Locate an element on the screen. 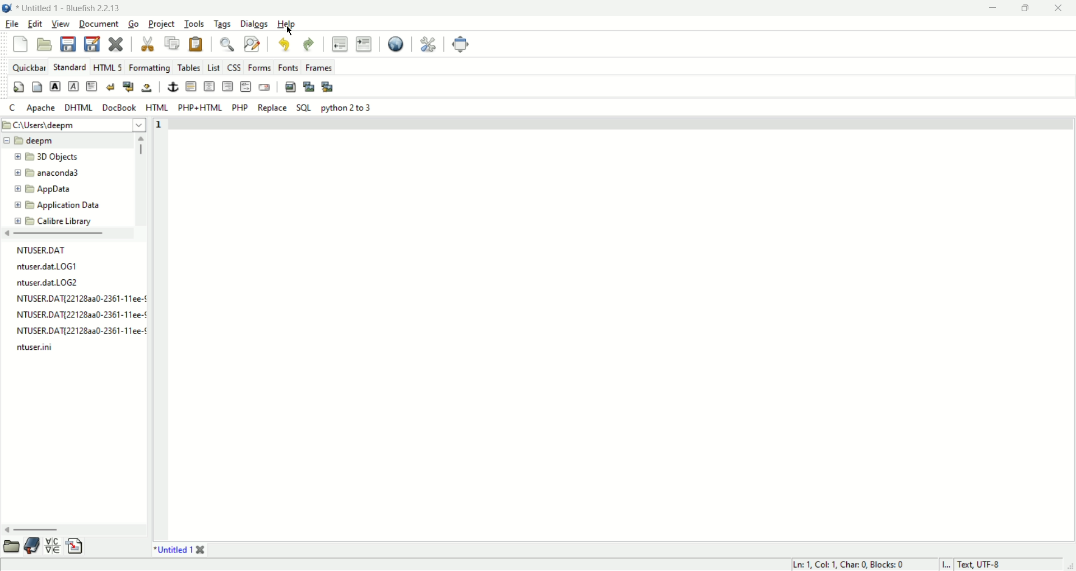 This screenshot has height=571, width=1076. tags is located at coordinates (222, 25).